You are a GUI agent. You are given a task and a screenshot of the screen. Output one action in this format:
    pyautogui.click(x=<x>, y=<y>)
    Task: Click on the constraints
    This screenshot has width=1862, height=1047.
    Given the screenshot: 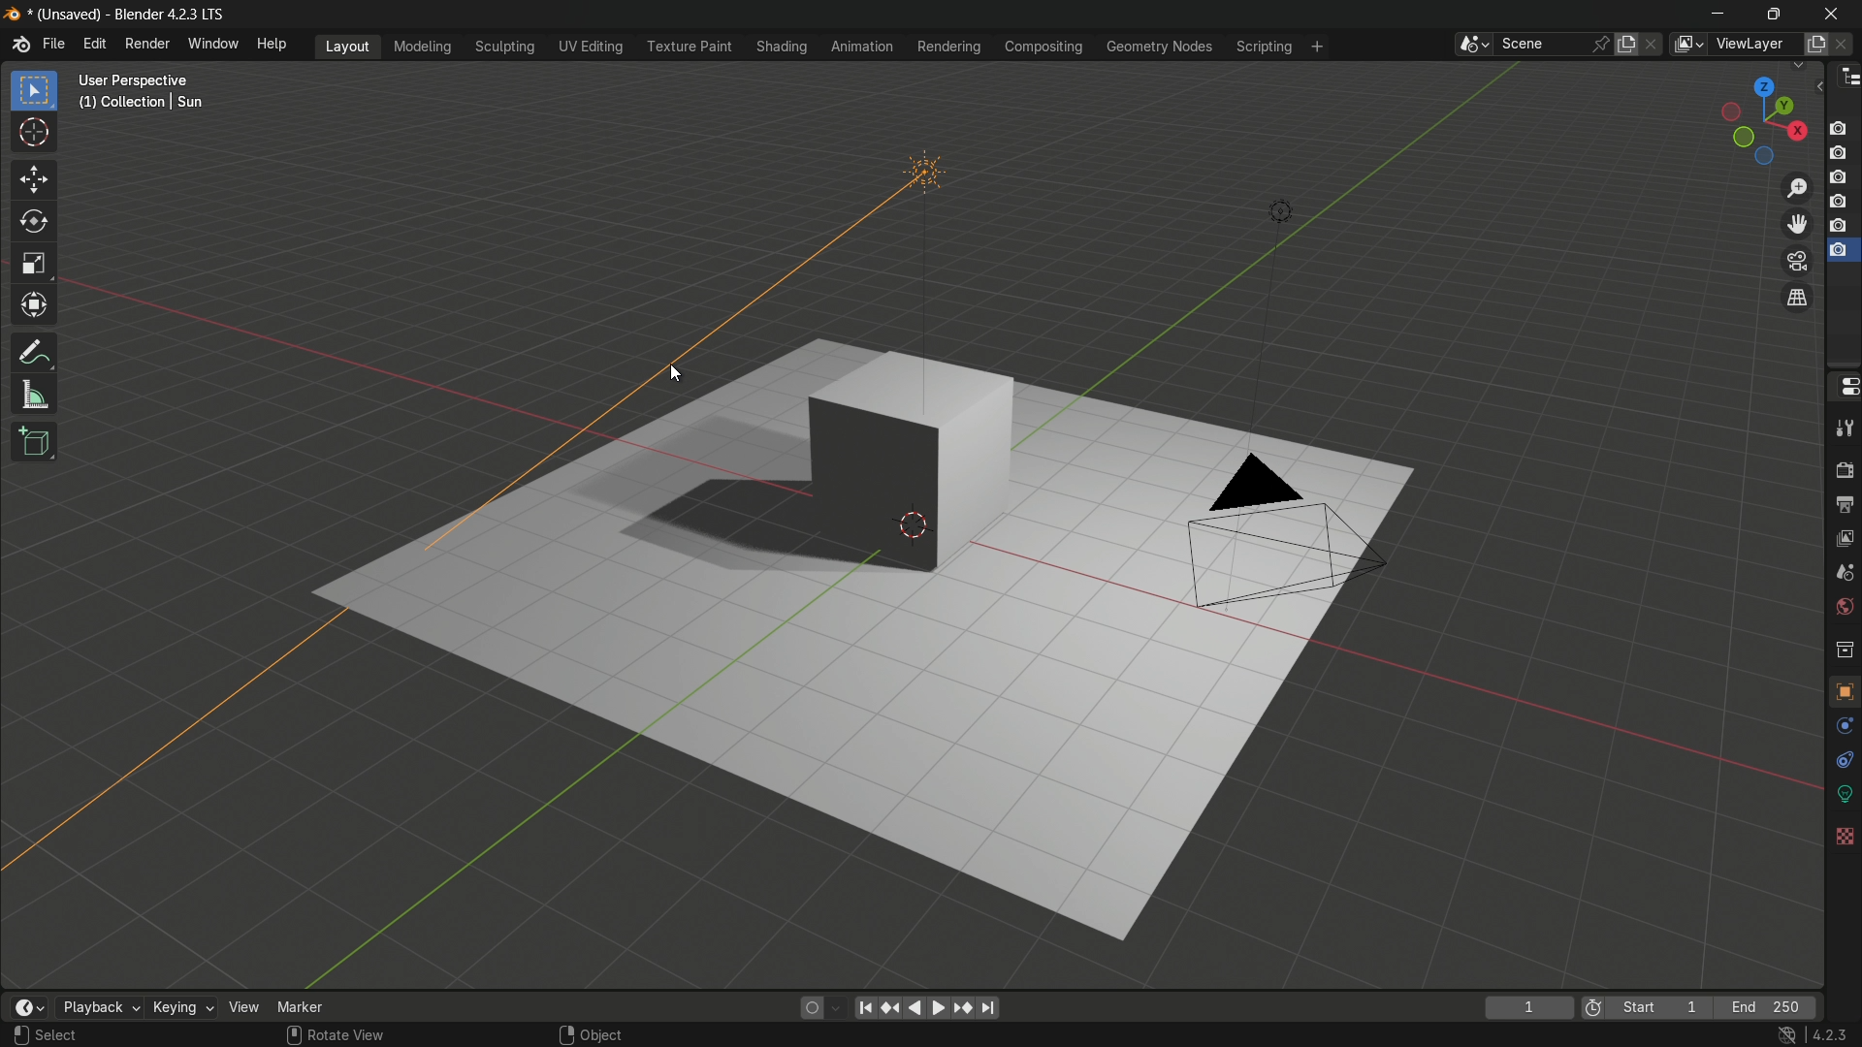 What is the action you would take?
    pyautogui.click(x=1843, y=759)
    